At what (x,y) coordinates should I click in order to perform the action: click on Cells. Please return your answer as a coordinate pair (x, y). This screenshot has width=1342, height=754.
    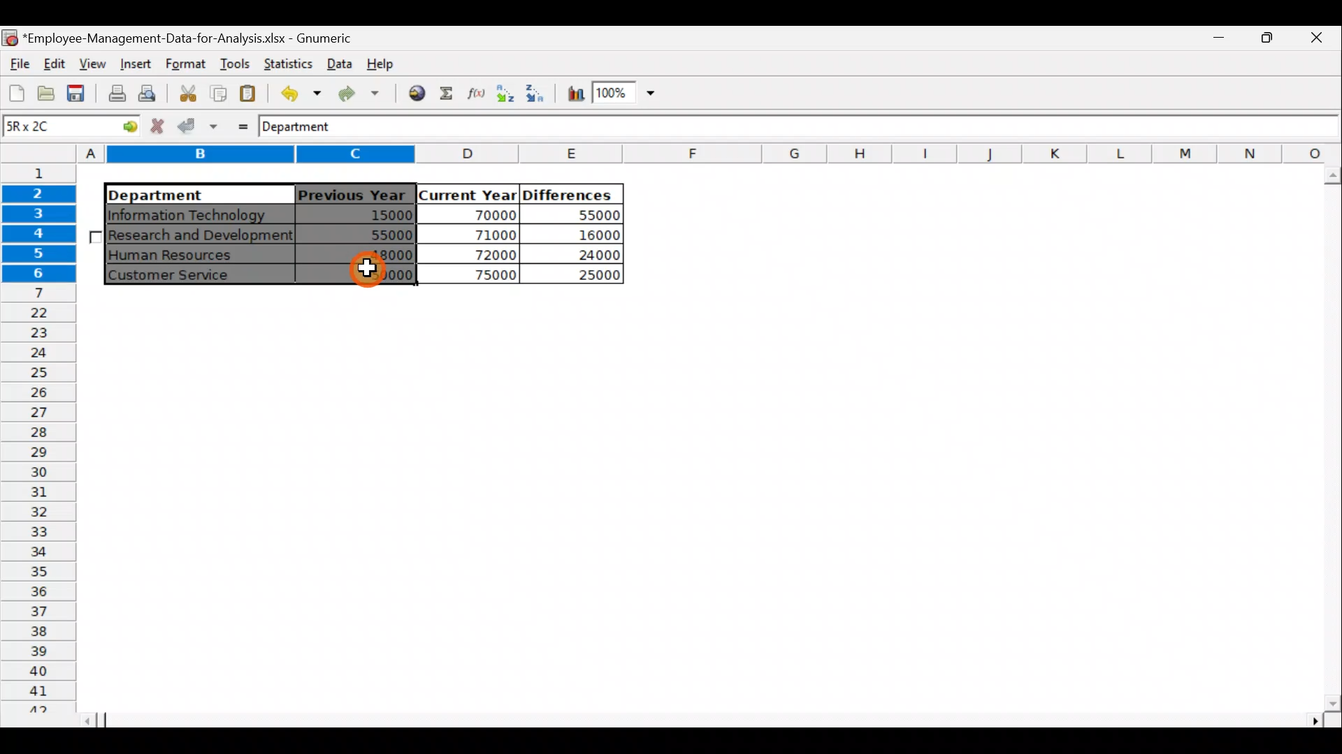
    Looking at the image, I should click on (698, 503).